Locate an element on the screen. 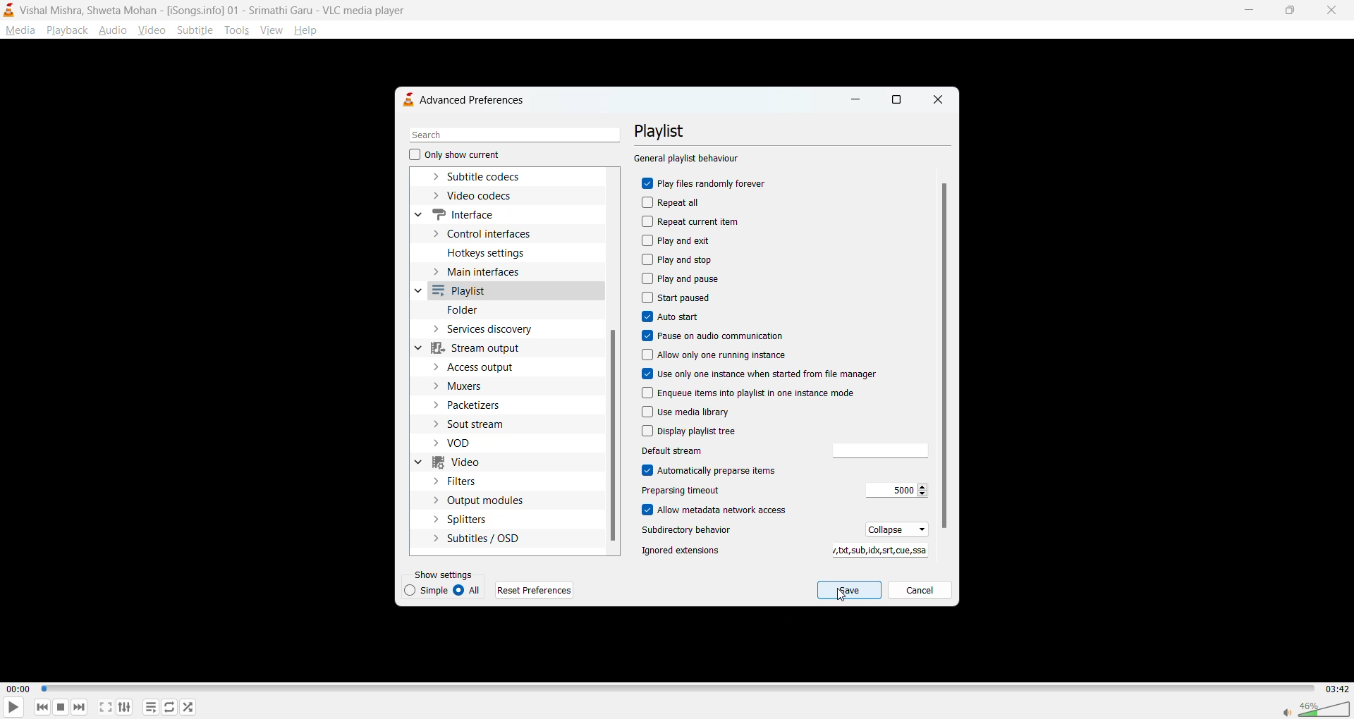 The height and width of the screenshot is (719, 1354). play is located at coordinates (8, 708).